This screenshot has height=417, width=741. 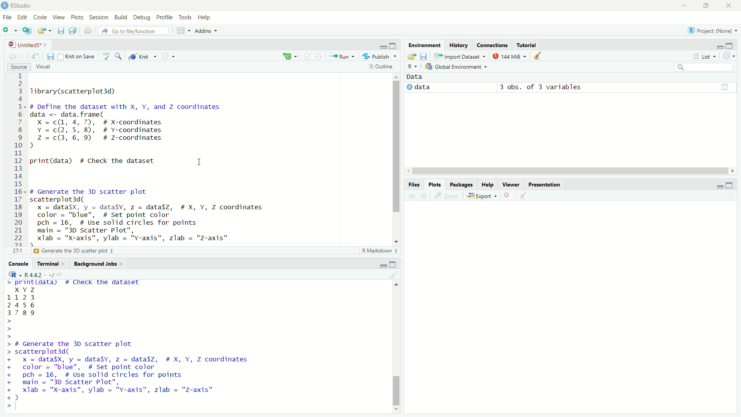 I want to click on Print the current file, so click(x=89, y=31).